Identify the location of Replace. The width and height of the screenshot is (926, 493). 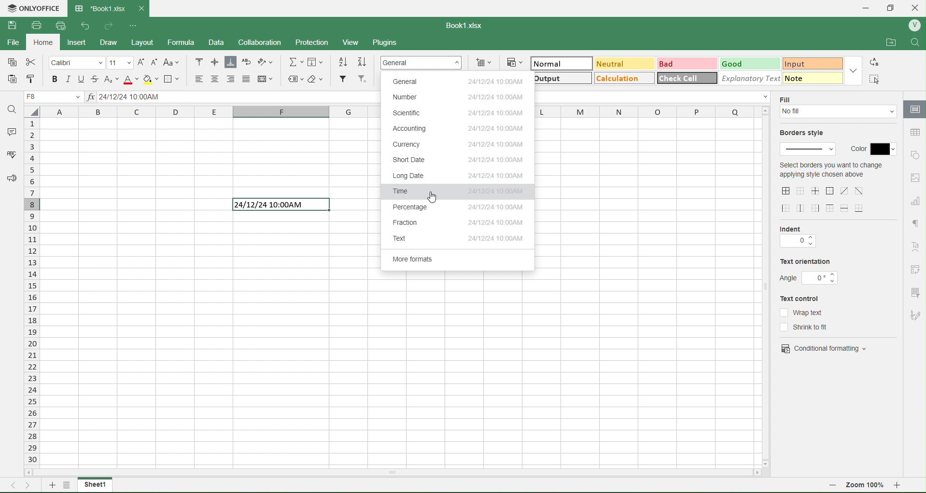
(876, 62).